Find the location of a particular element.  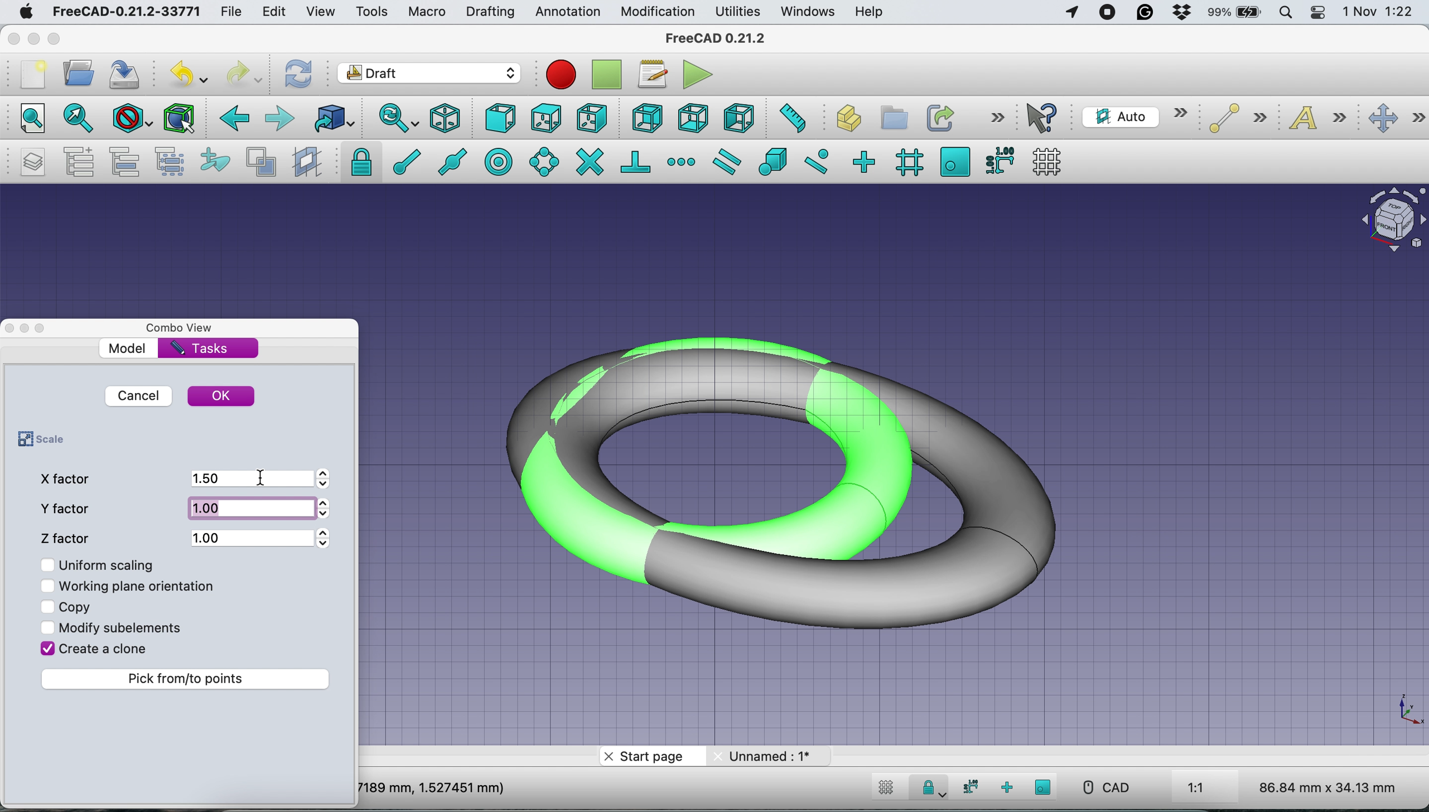

current working plane is located at coordinates (1134, 116).